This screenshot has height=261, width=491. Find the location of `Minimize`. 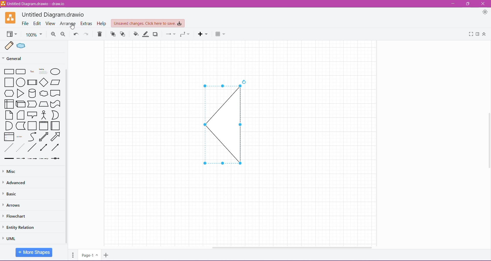

Minimize is located at coordinates (453, 4).